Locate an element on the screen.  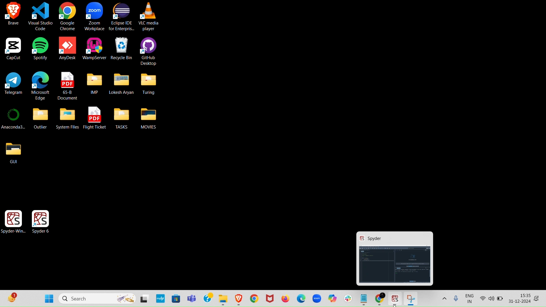
Capcut is located at coordinates (13, 48).